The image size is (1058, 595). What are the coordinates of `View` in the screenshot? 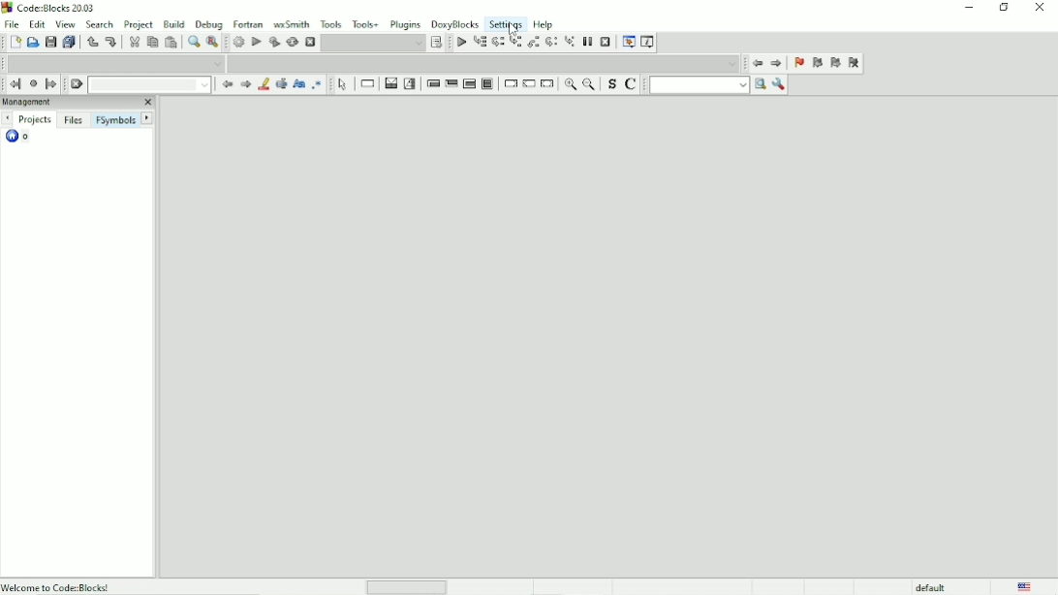 It's located at (66, 24).